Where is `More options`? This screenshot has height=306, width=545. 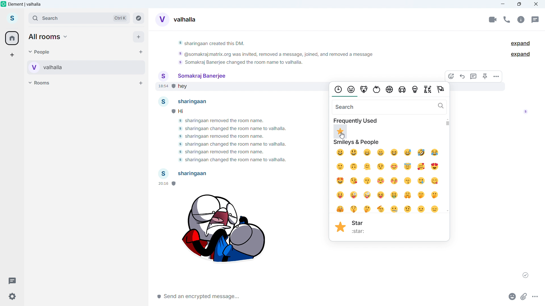 More options is located at coordinates (536, 296).